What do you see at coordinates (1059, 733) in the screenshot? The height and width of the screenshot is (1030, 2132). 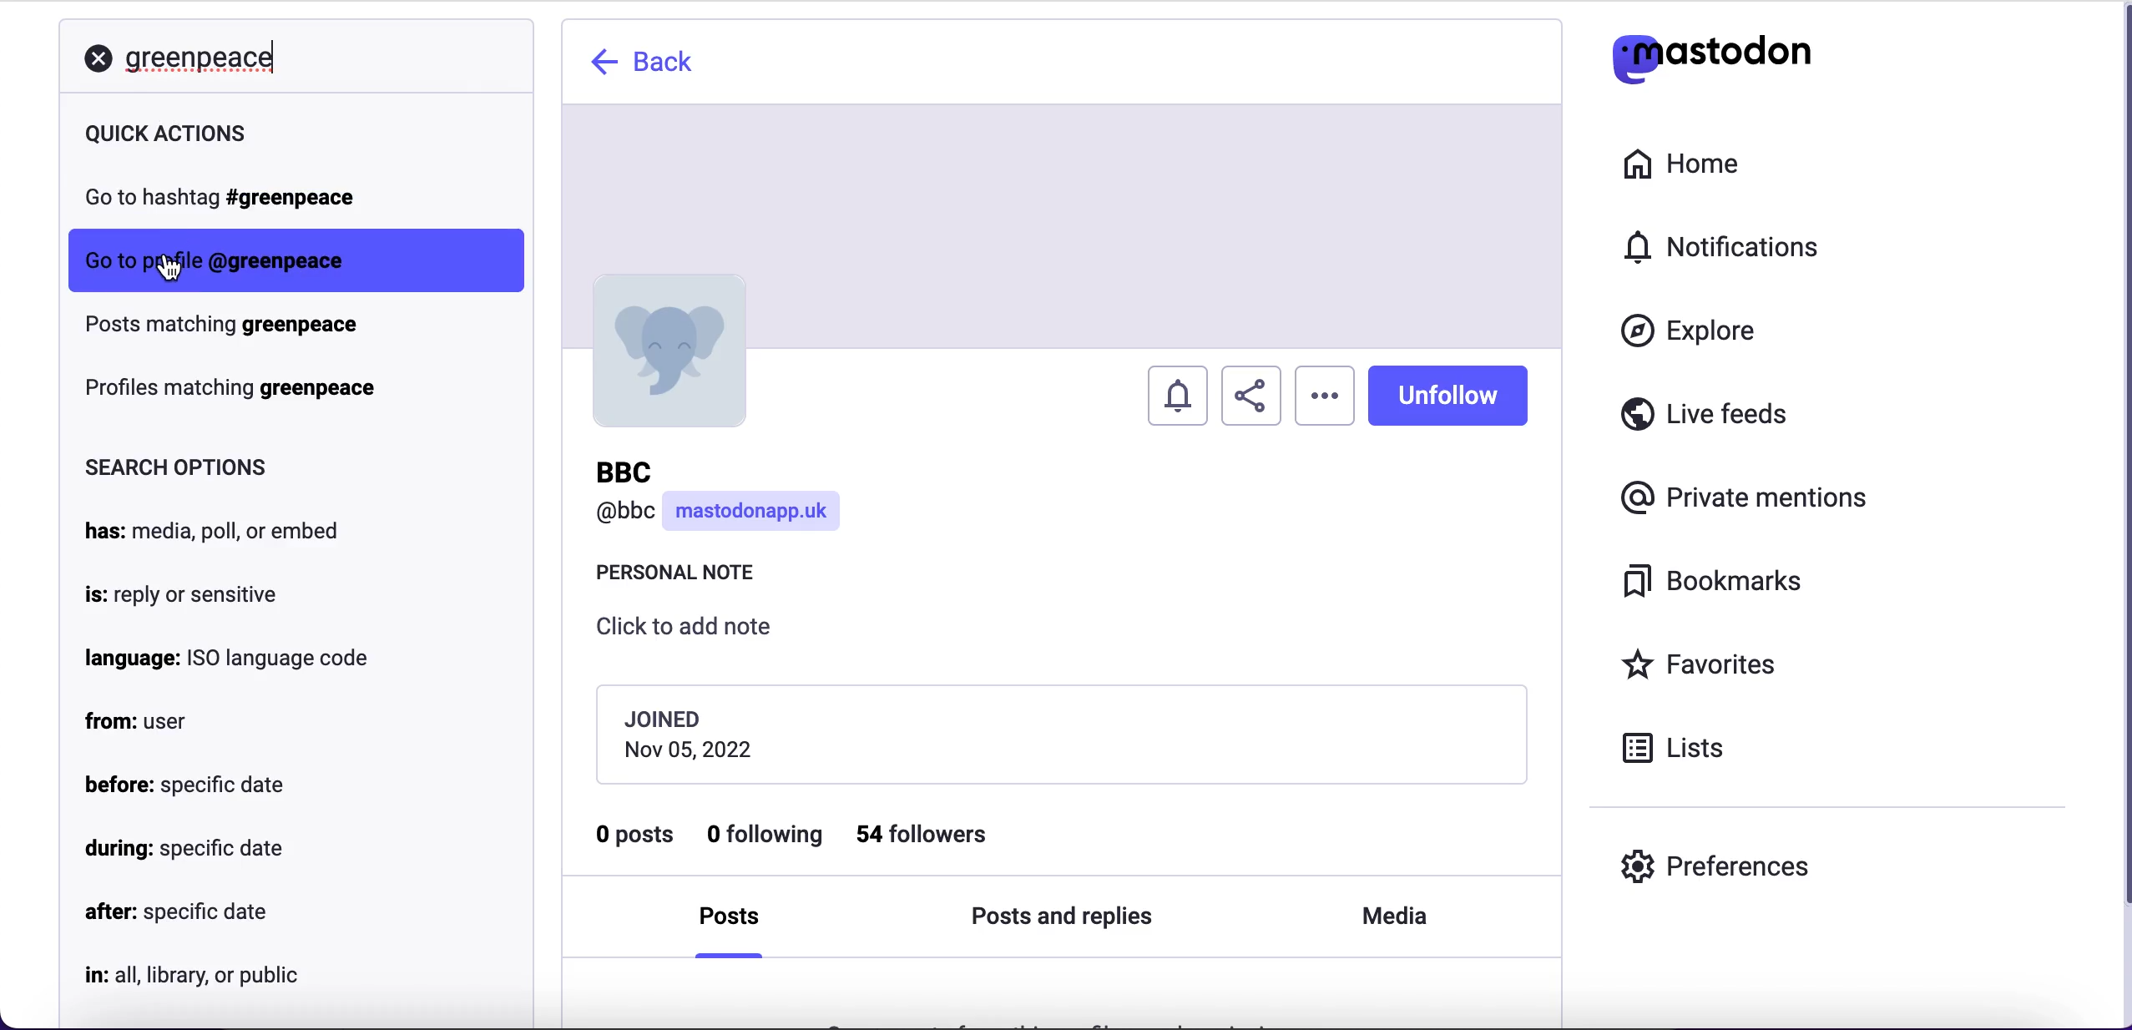 I see `joining date` at bounding box center [1059, 733].